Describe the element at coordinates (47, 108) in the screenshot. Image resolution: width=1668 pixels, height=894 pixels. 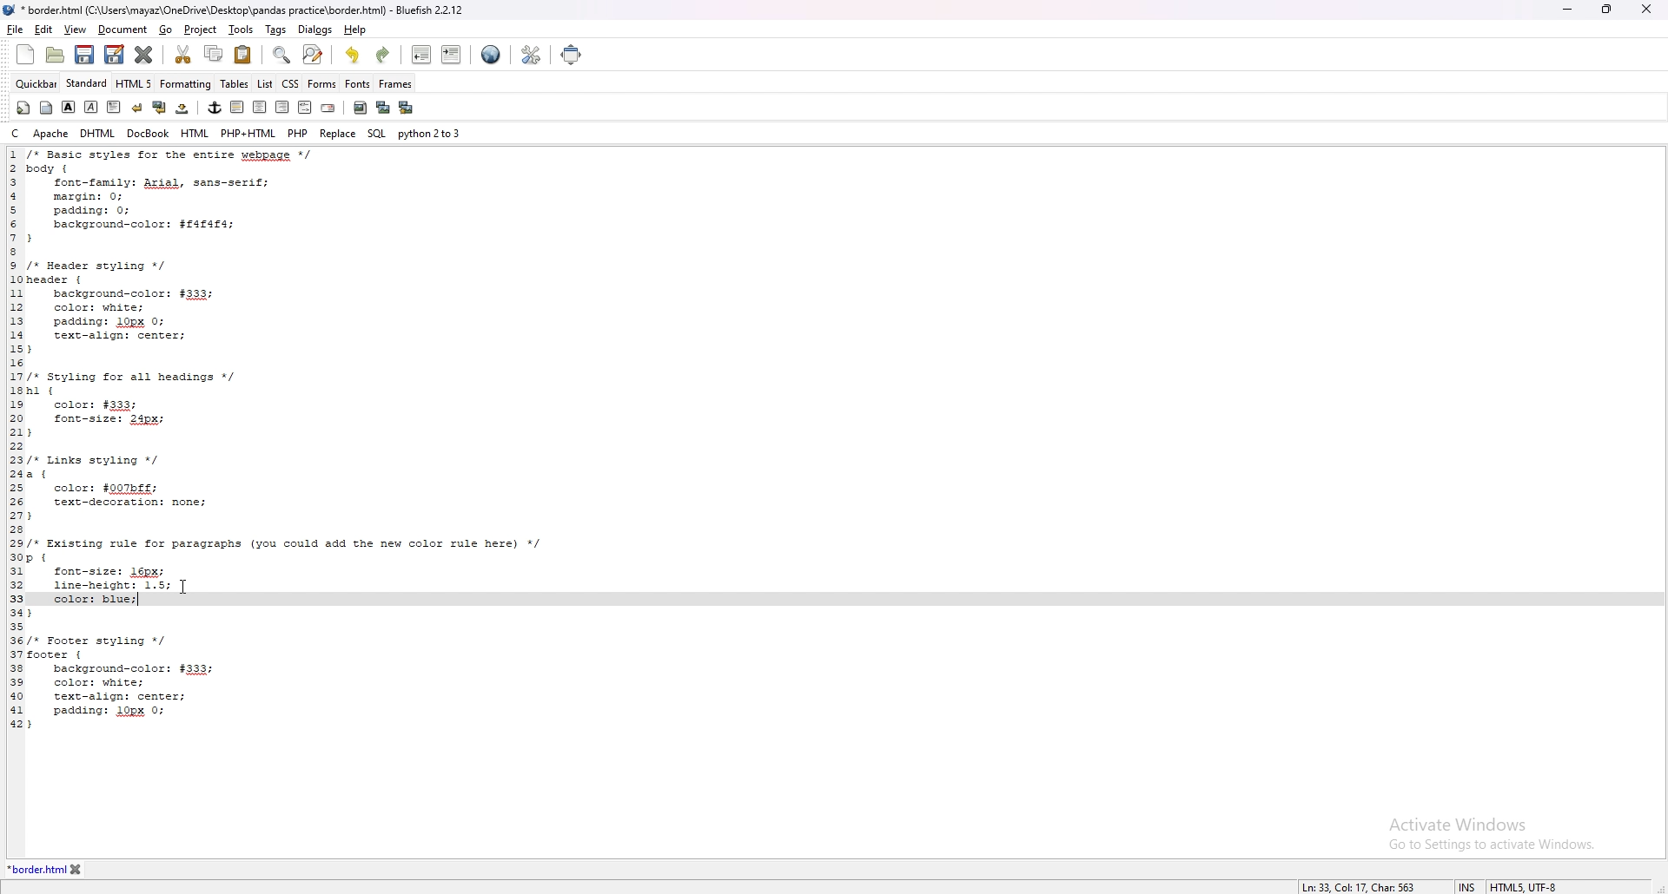
I see `body` at that location.